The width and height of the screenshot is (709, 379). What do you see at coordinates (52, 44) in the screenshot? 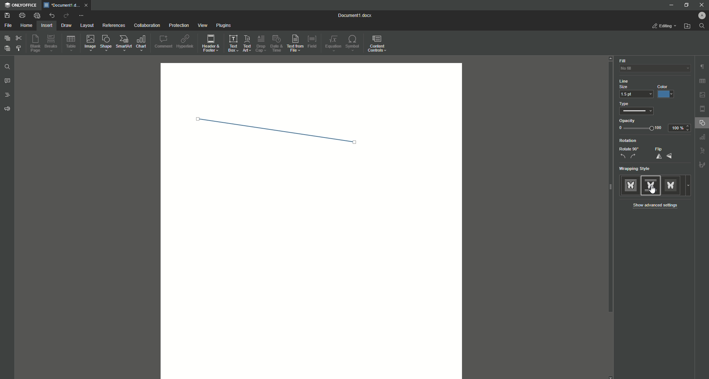
I see `Breaks` at bounding box center [52, 44].